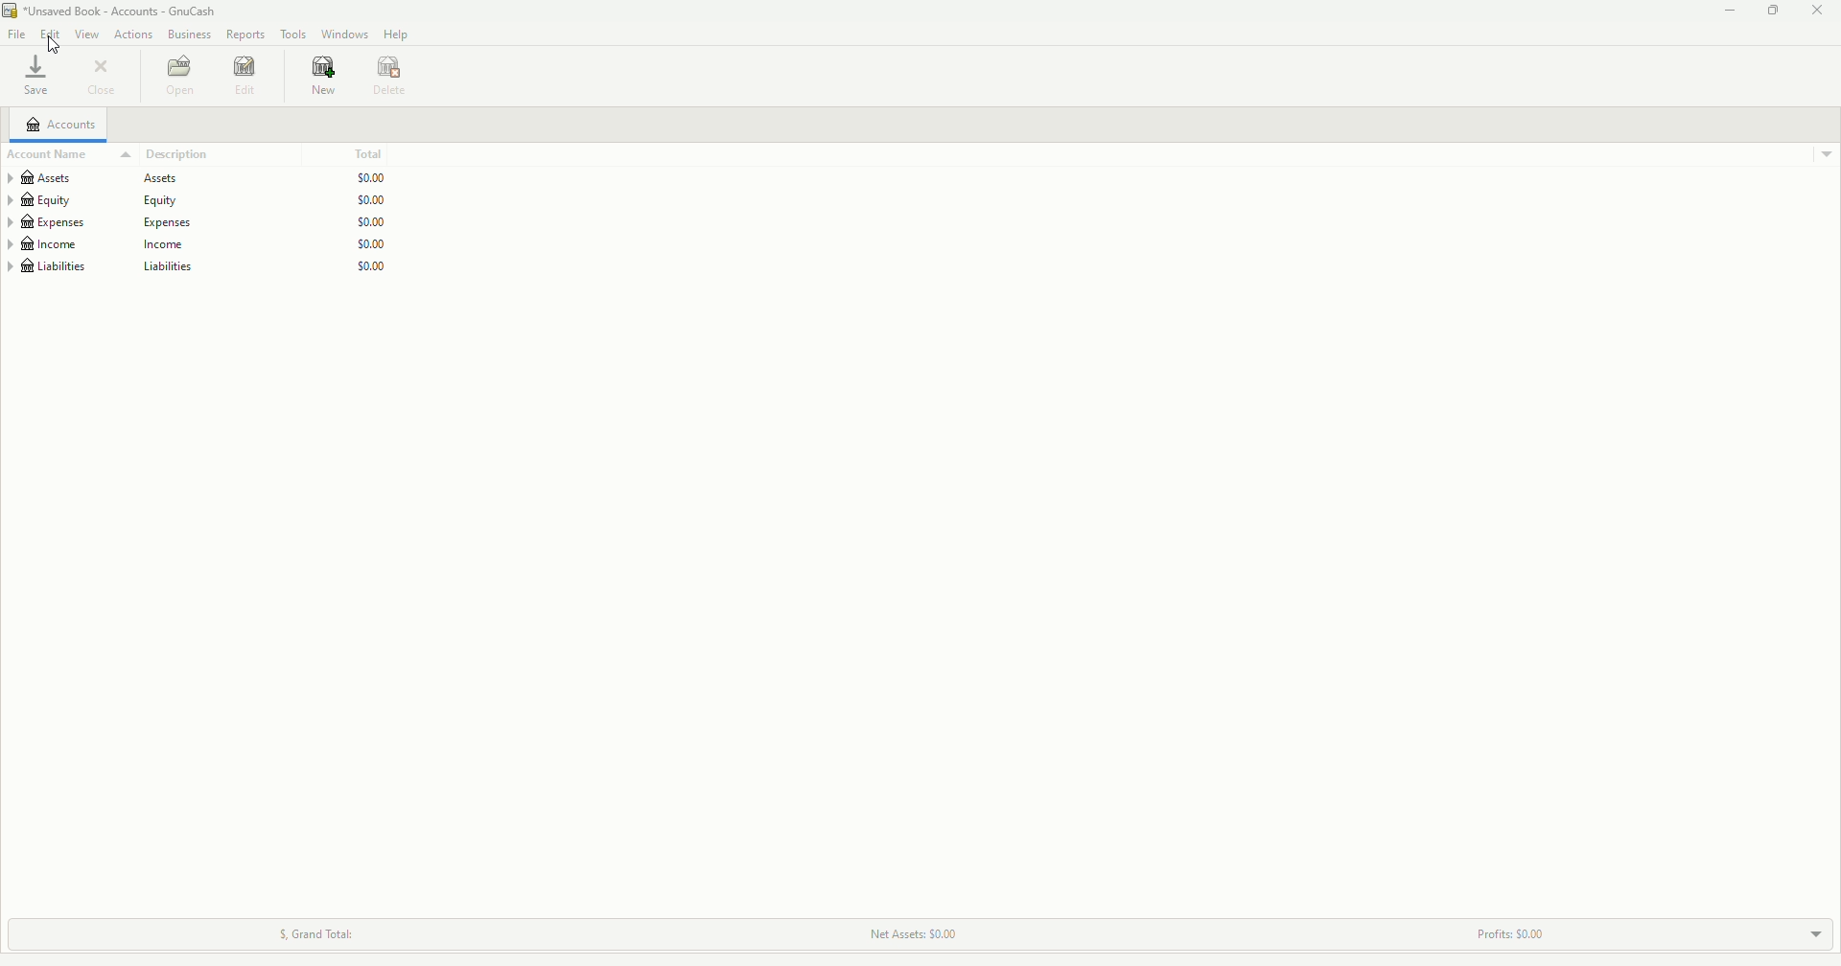  What do you see at coordinates (51, 153) in the screenshot?
I see `Account name` at bounding box center [51, 153].